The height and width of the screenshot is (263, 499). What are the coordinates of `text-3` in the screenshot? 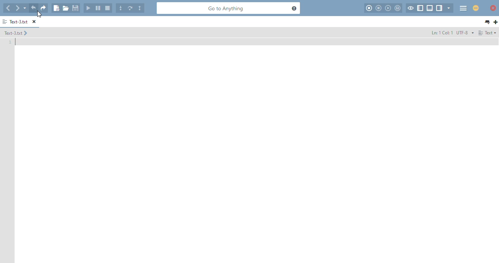 It's located at (16, 33).